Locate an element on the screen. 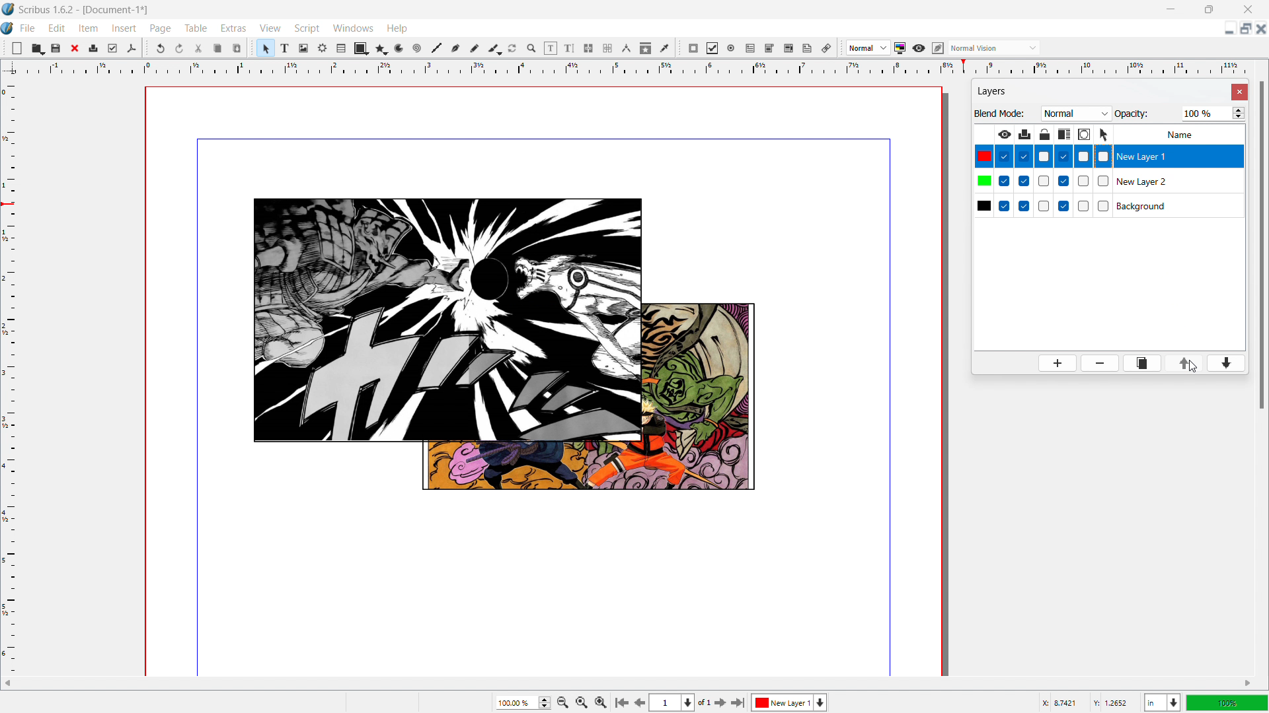 The width and height of the screenshot is (1269, 713). shape is located at coordinates (361, 48).